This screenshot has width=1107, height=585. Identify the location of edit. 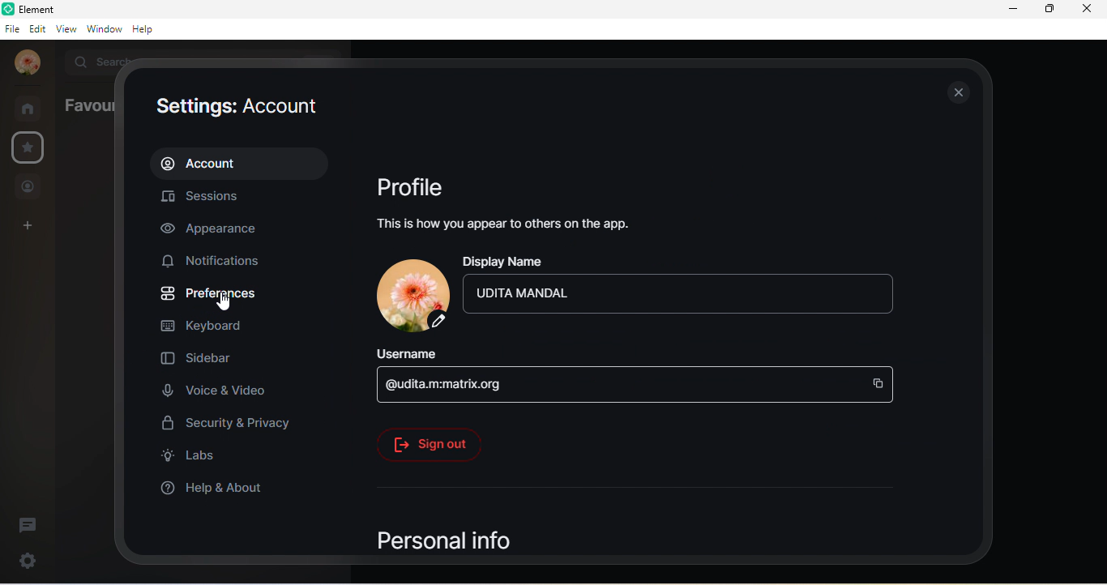
(36, 28).